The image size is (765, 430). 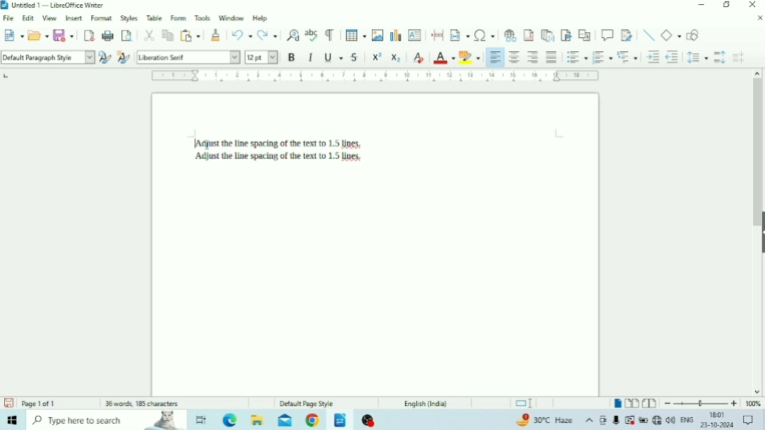 What do you see at coordinates (701, 403) in the screenshot?
I see `Zoom Out/In` at bounding box center [701, 403].